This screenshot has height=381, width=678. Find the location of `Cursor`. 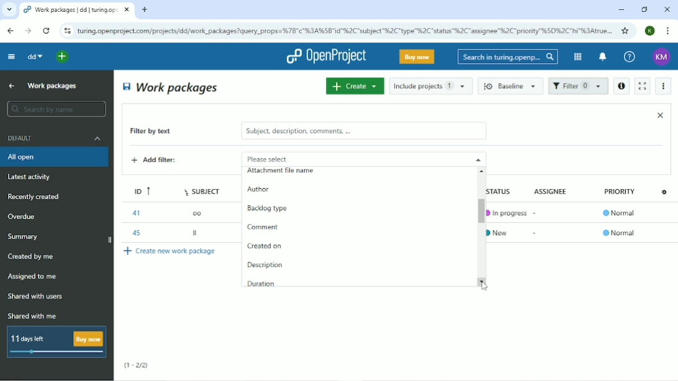

Cursor is located at coordinates (483, 286).